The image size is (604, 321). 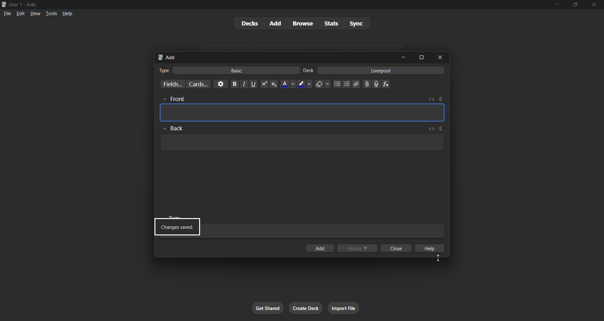 What do you see at coordinates (301, 23) in the screenshot?
I see `browse` at bounding box center [301, 23].